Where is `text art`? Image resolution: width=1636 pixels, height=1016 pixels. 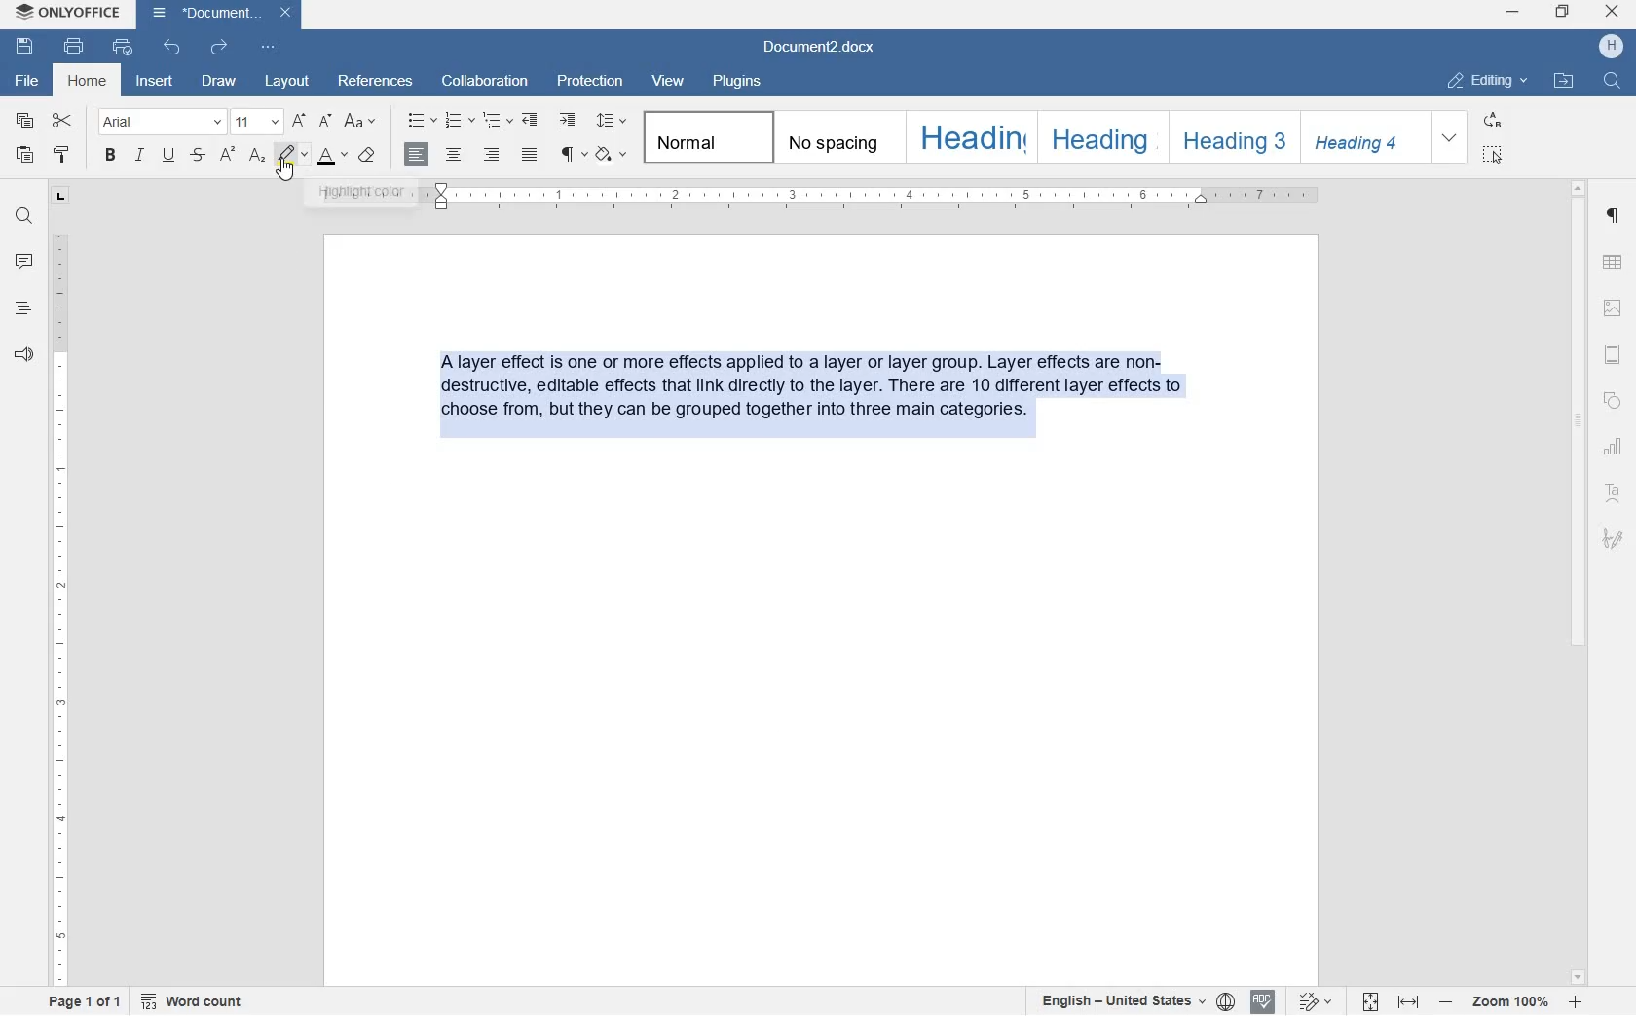 text art is located at coordinates (1613, 493).